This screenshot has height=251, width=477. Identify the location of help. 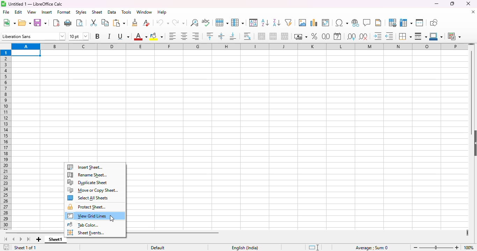
(162, 12).